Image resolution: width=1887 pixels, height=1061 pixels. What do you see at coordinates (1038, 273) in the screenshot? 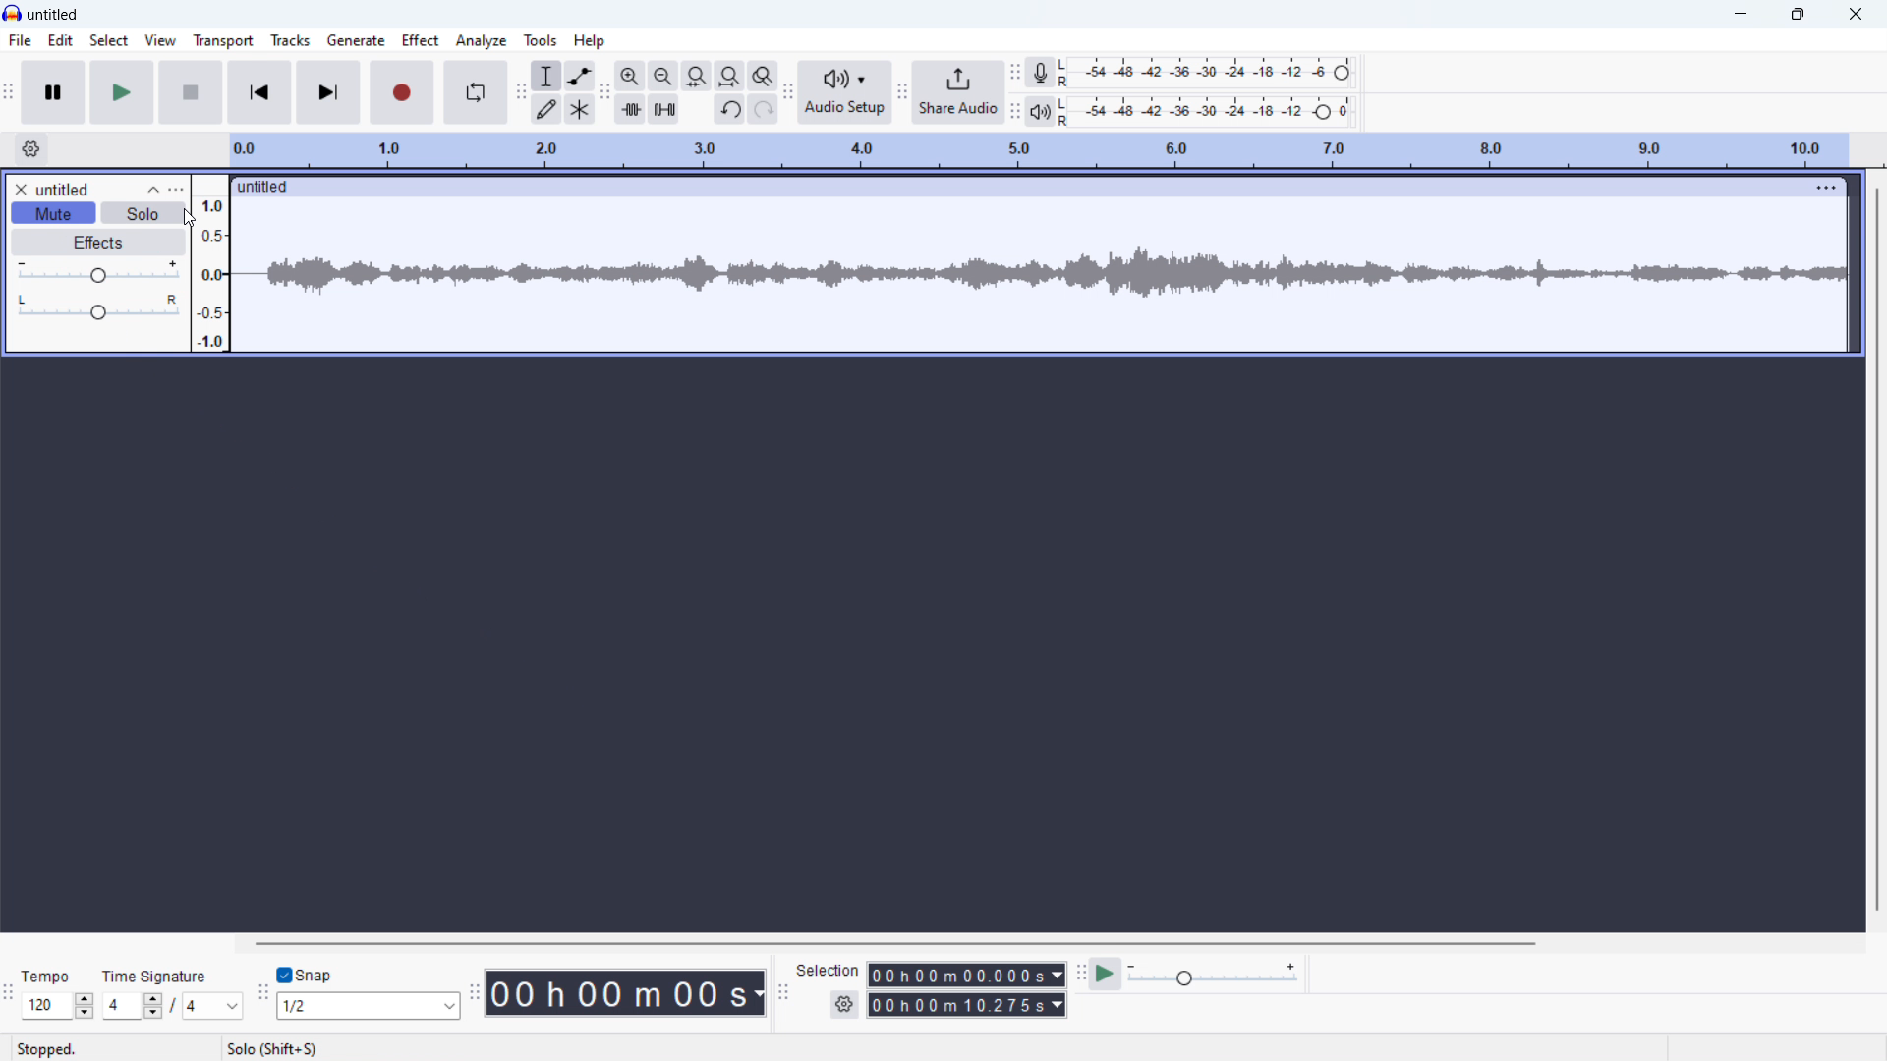
I see `wavefrom muted` at bounding box center [1038, 273].